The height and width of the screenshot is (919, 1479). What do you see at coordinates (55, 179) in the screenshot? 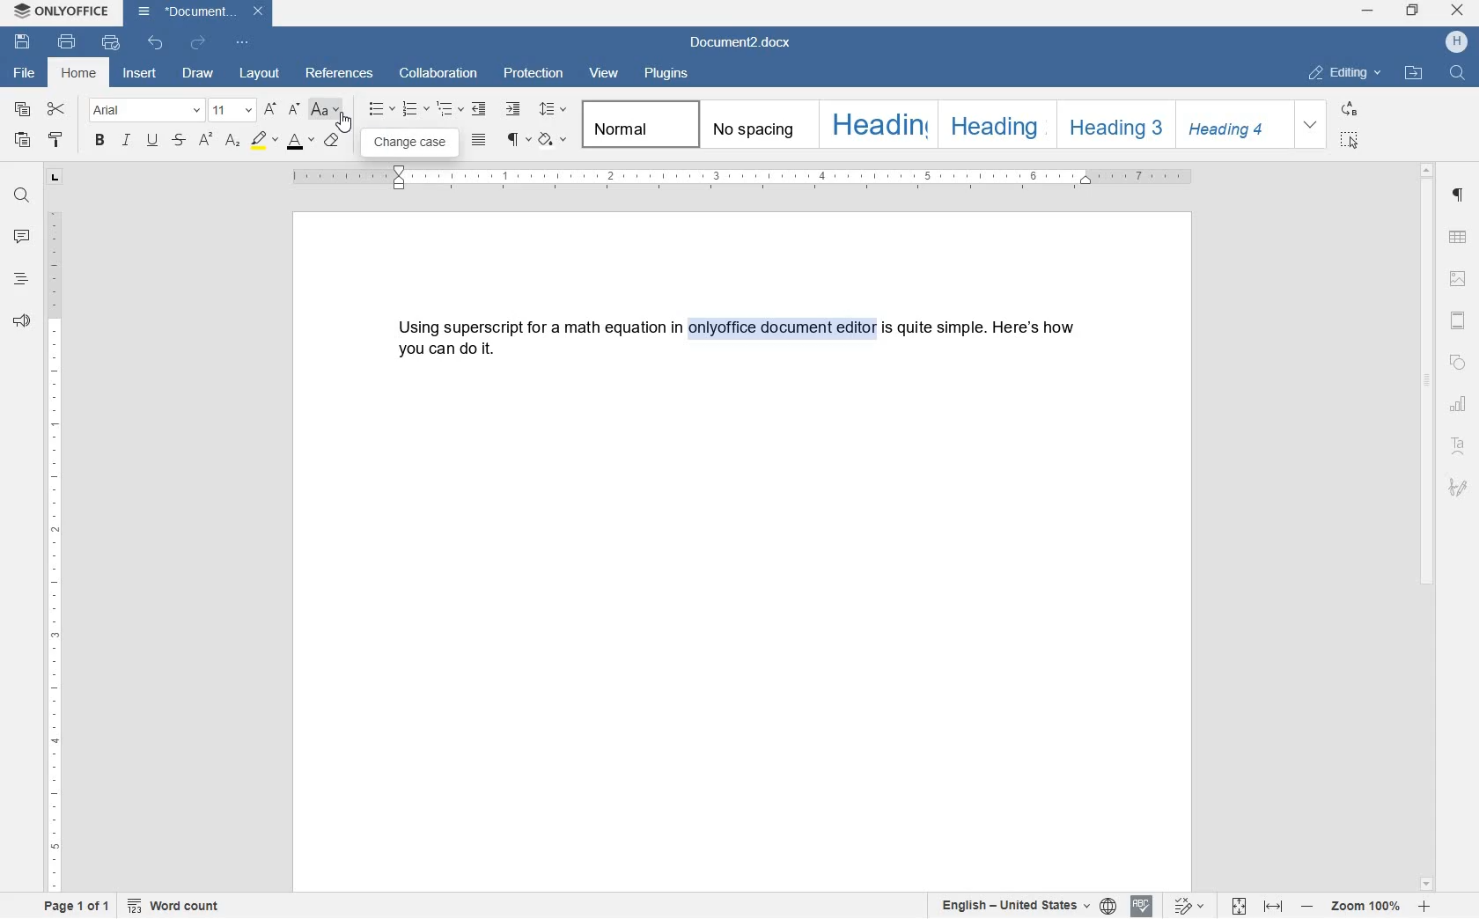
I see `tab` at bounding box center [55, 179].